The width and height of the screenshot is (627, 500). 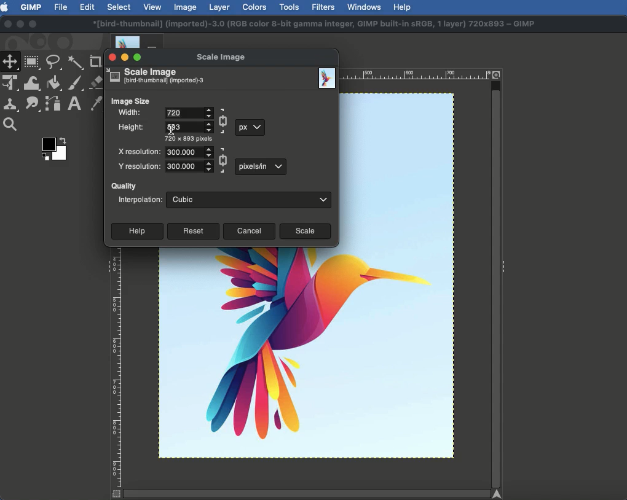 I want to click on px in, so click(x=259, y=167).